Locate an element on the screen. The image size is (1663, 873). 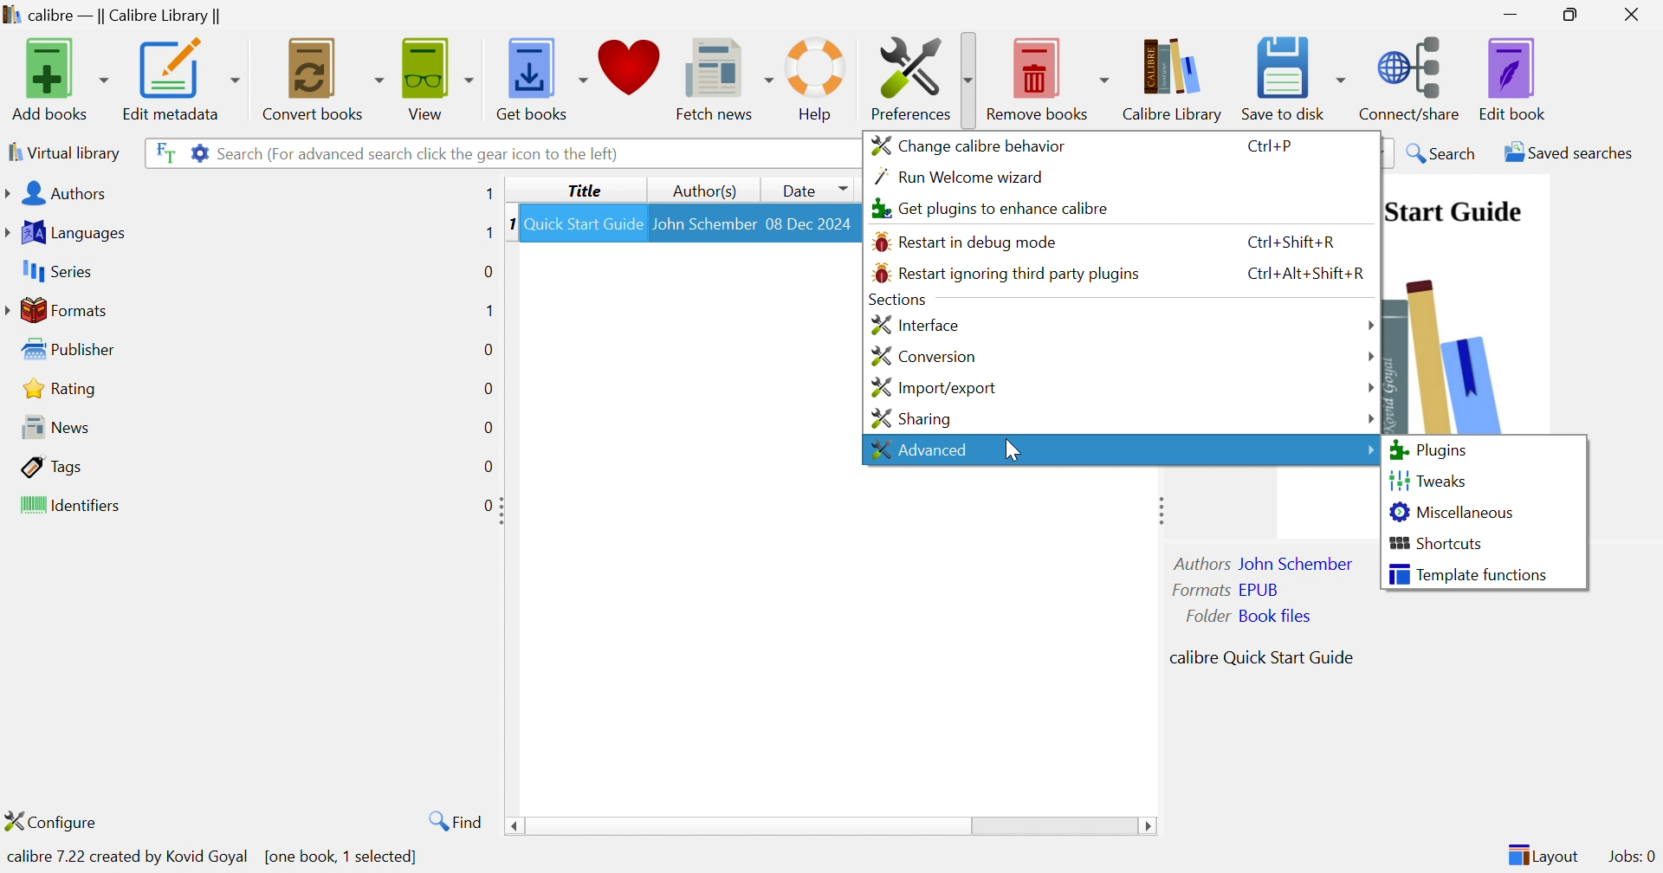
Quick Start Guide is located at coordinates (1453, 211).